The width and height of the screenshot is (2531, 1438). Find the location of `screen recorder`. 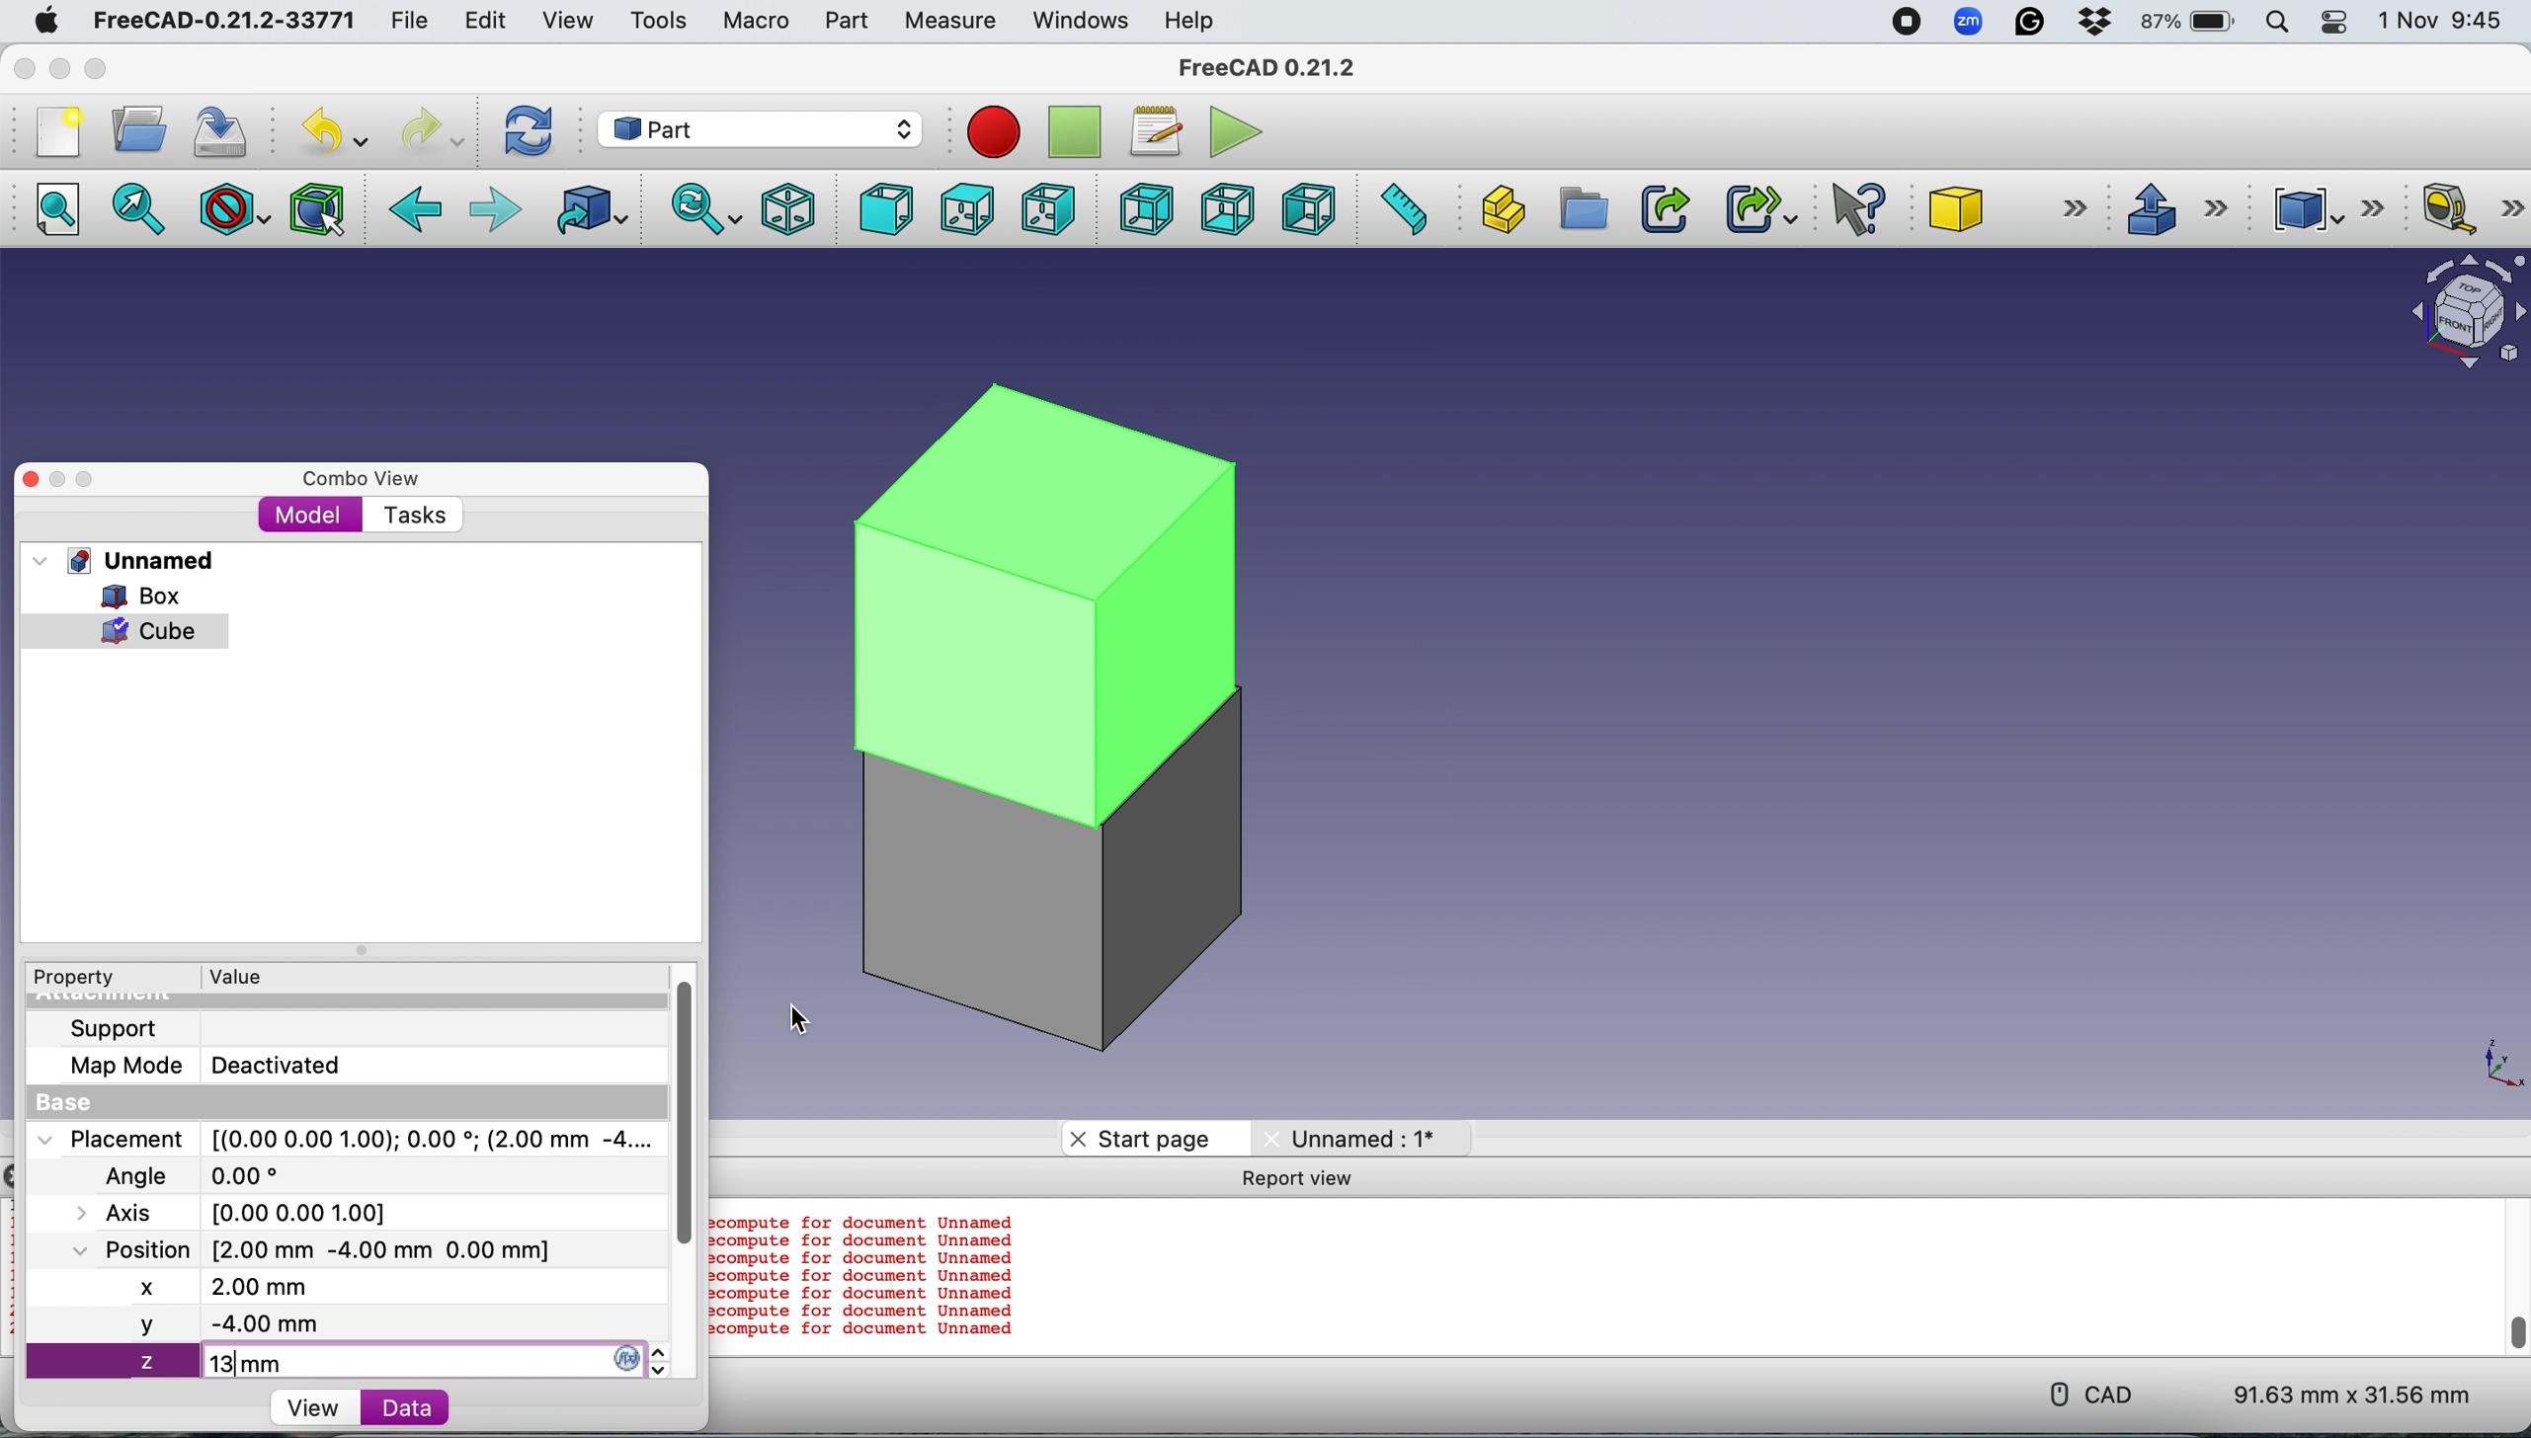

screen recorder is located at coordinates (1904, 23).